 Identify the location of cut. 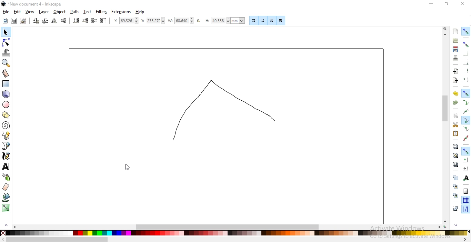
(455, 125).